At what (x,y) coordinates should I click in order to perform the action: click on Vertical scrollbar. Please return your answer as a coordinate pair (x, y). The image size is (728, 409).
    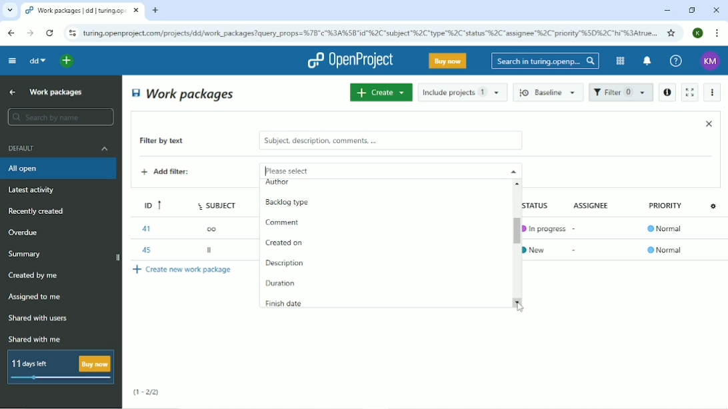
    Looking at the image, I should click on (513, 228).